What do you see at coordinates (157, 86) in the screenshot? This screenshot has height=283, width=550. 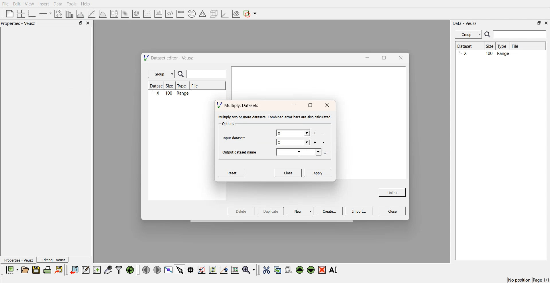 I see `Dataset` at bounding box center [157, 86].